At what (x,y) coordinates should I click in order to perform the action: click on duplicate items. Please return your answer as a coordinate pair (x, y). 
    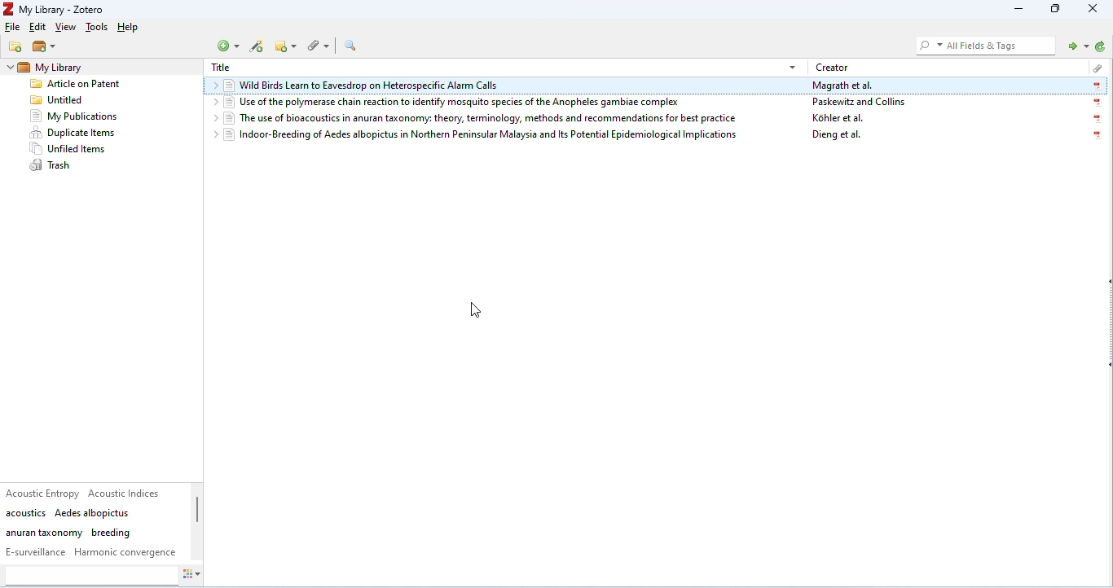
    Looking at the image, I should click on (73, 133).